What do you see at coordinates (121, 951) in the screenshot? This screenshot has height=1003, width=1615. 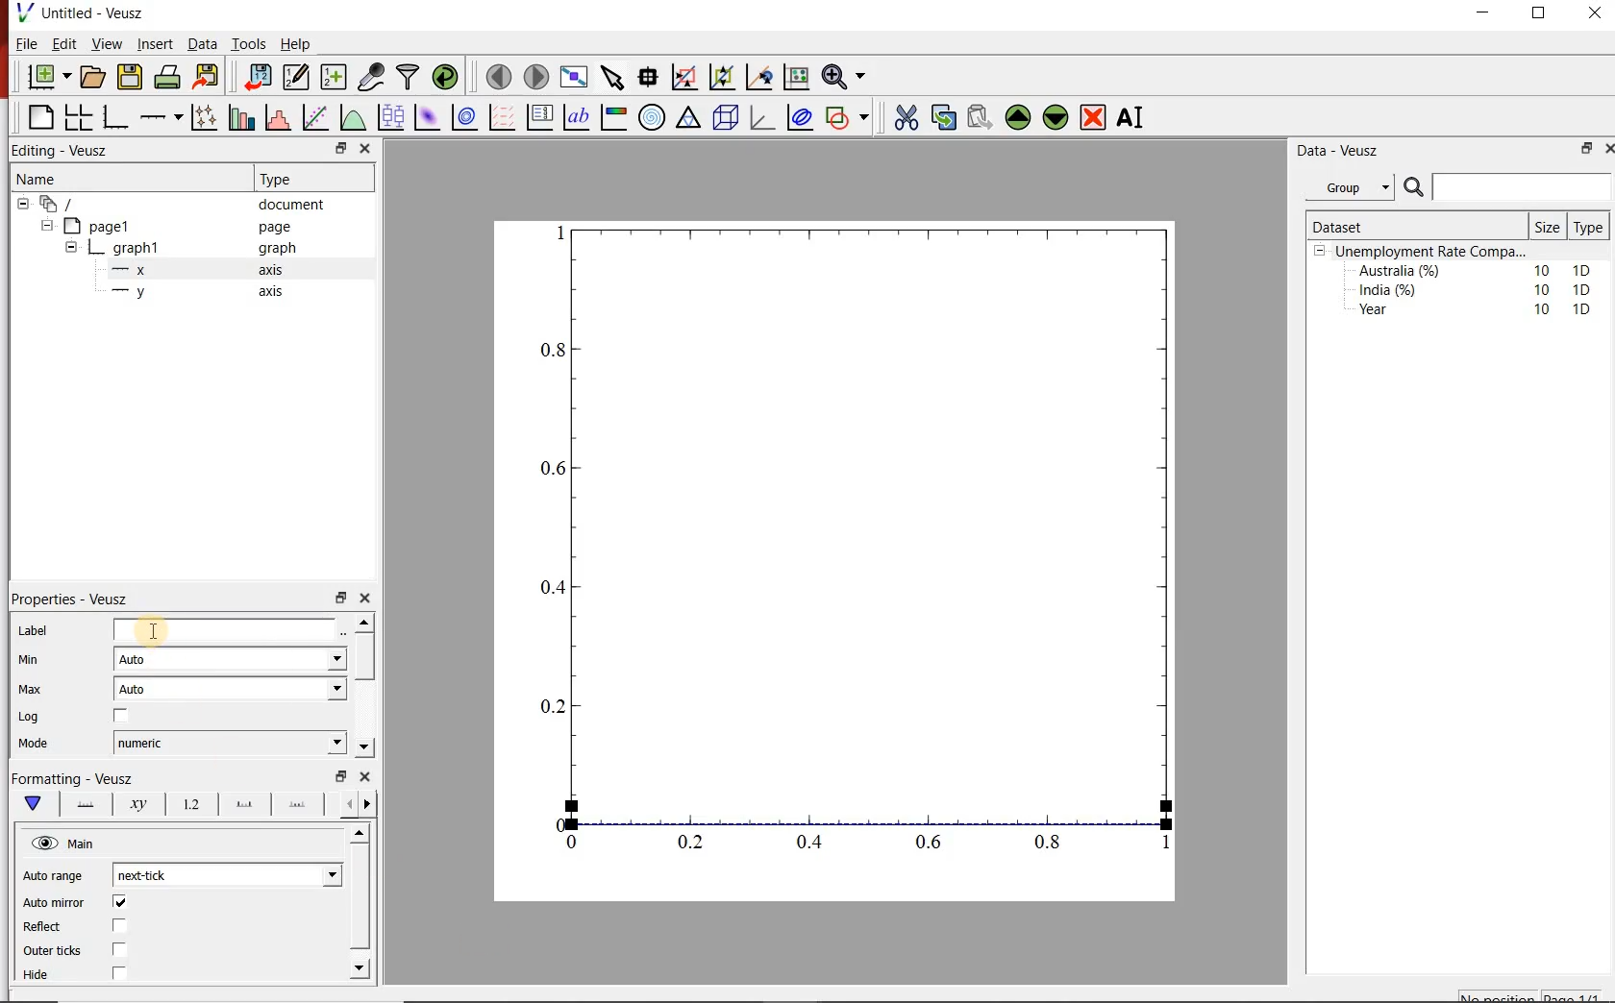 I see `checkbox` at bounding box center [121, 951].